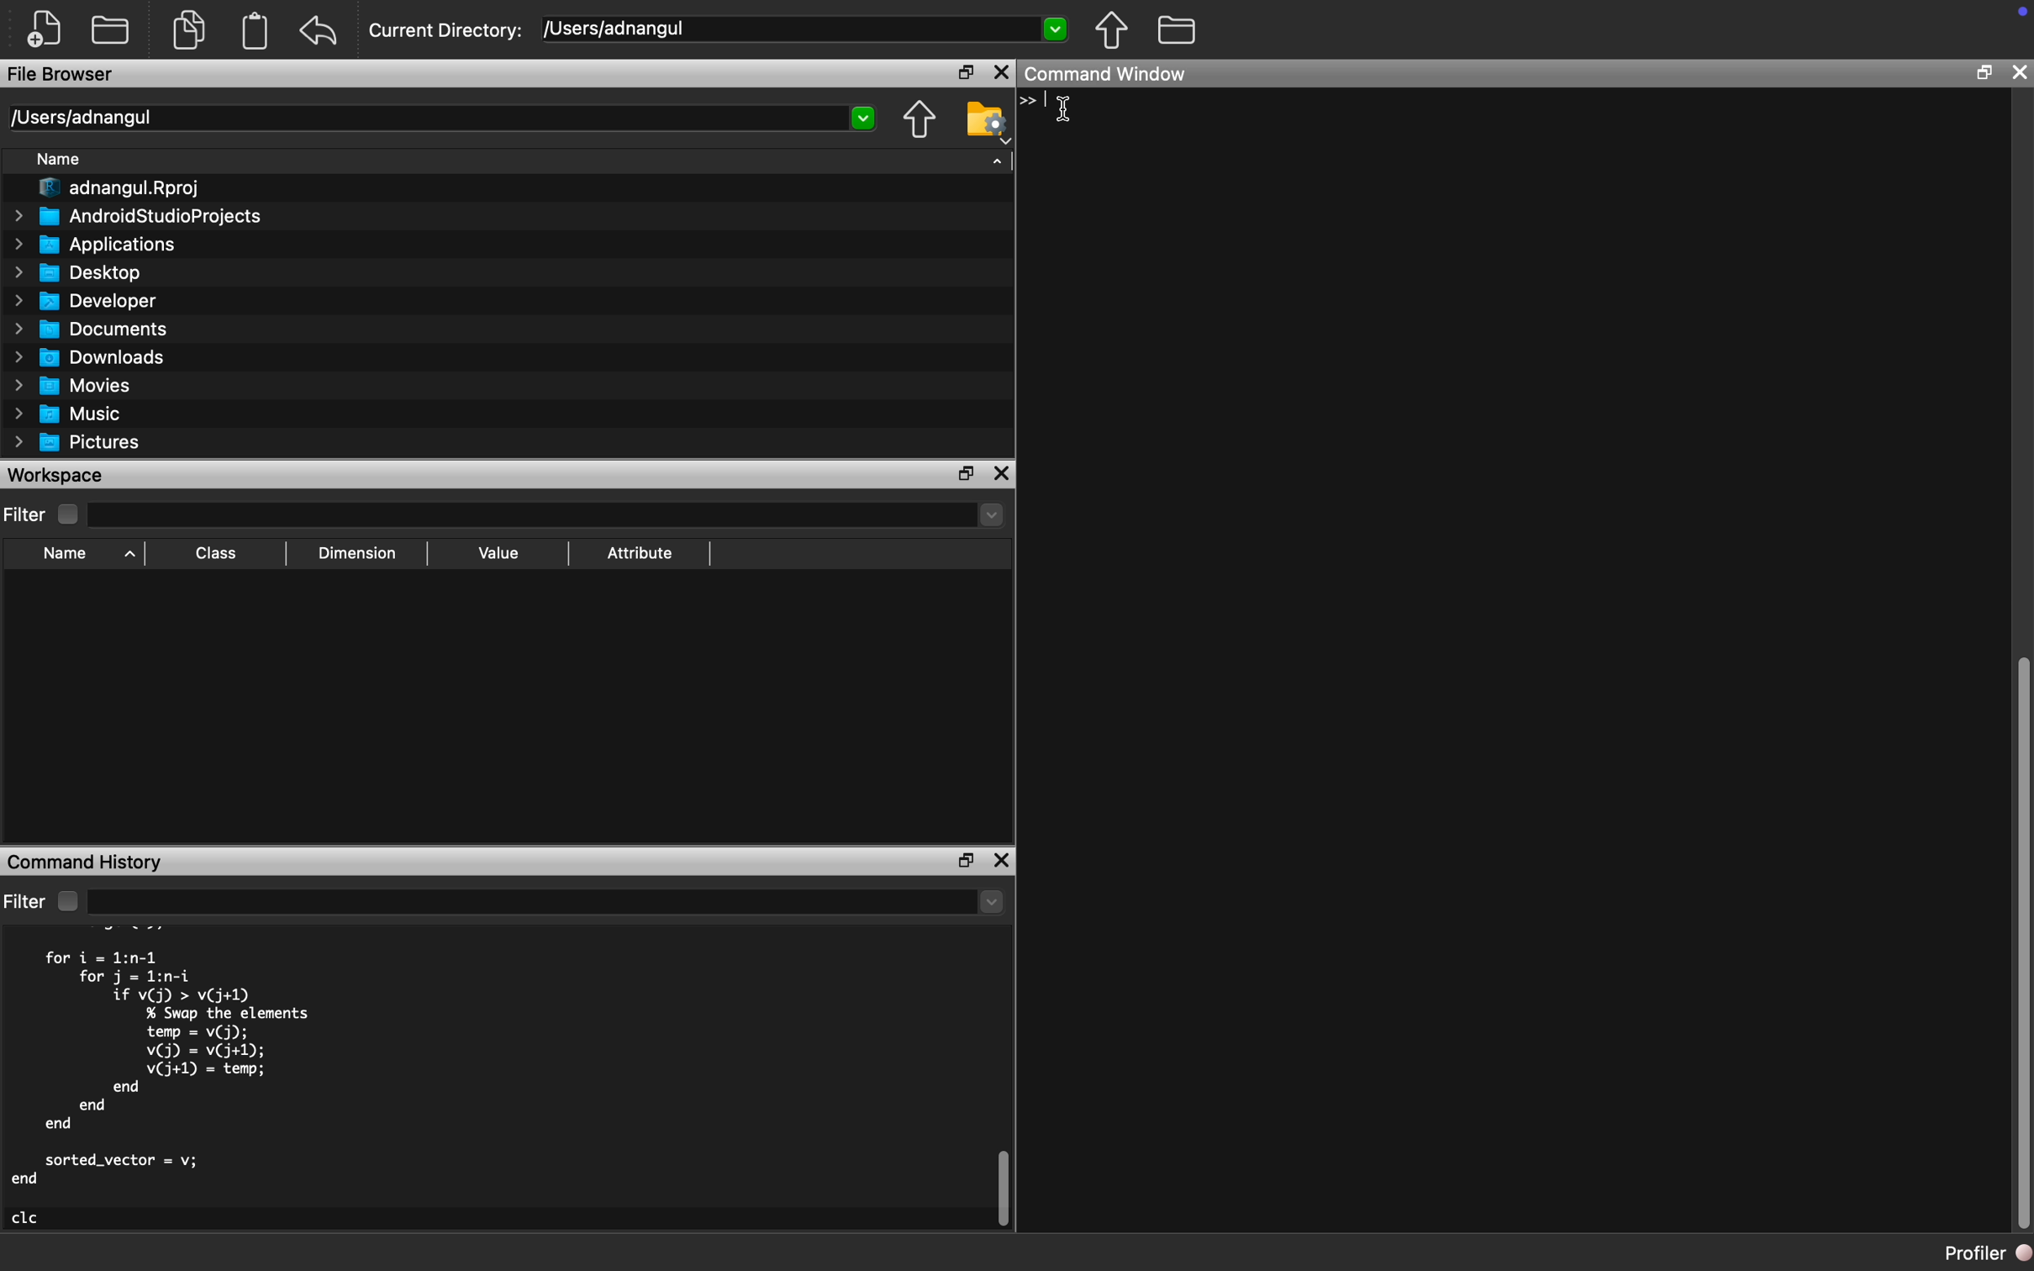 The image size is (2034, 1271). I want to click on Restore Down, so click(965, 71).